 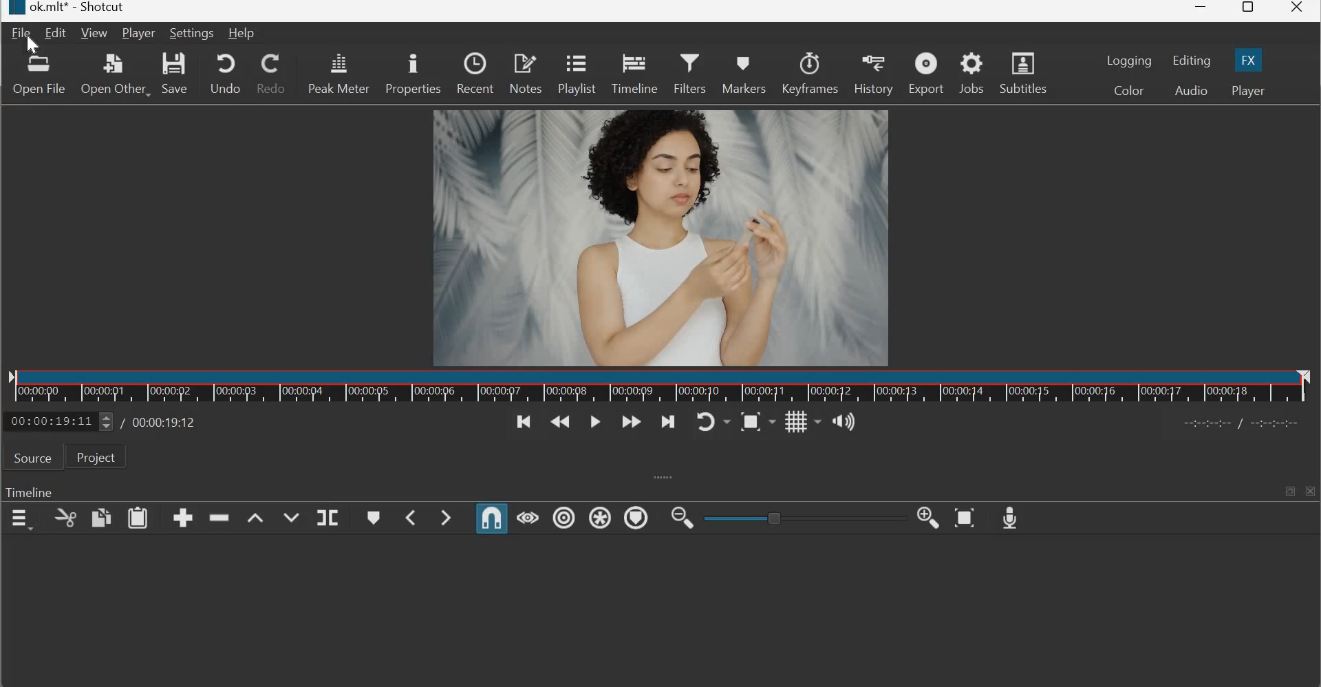 I want to click on Undo, so click(x=224, y=73).